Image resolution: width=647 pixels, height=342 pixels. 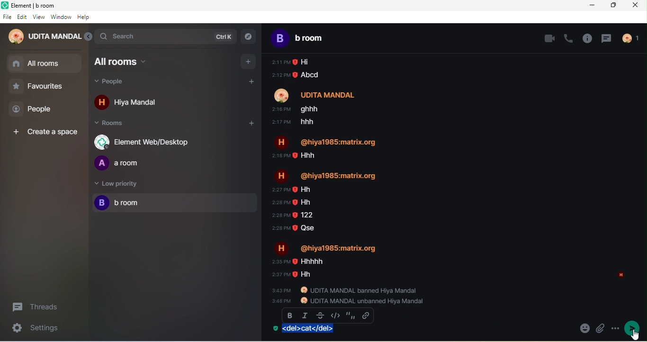 I want to click on a room, so click(x=122, y=163).